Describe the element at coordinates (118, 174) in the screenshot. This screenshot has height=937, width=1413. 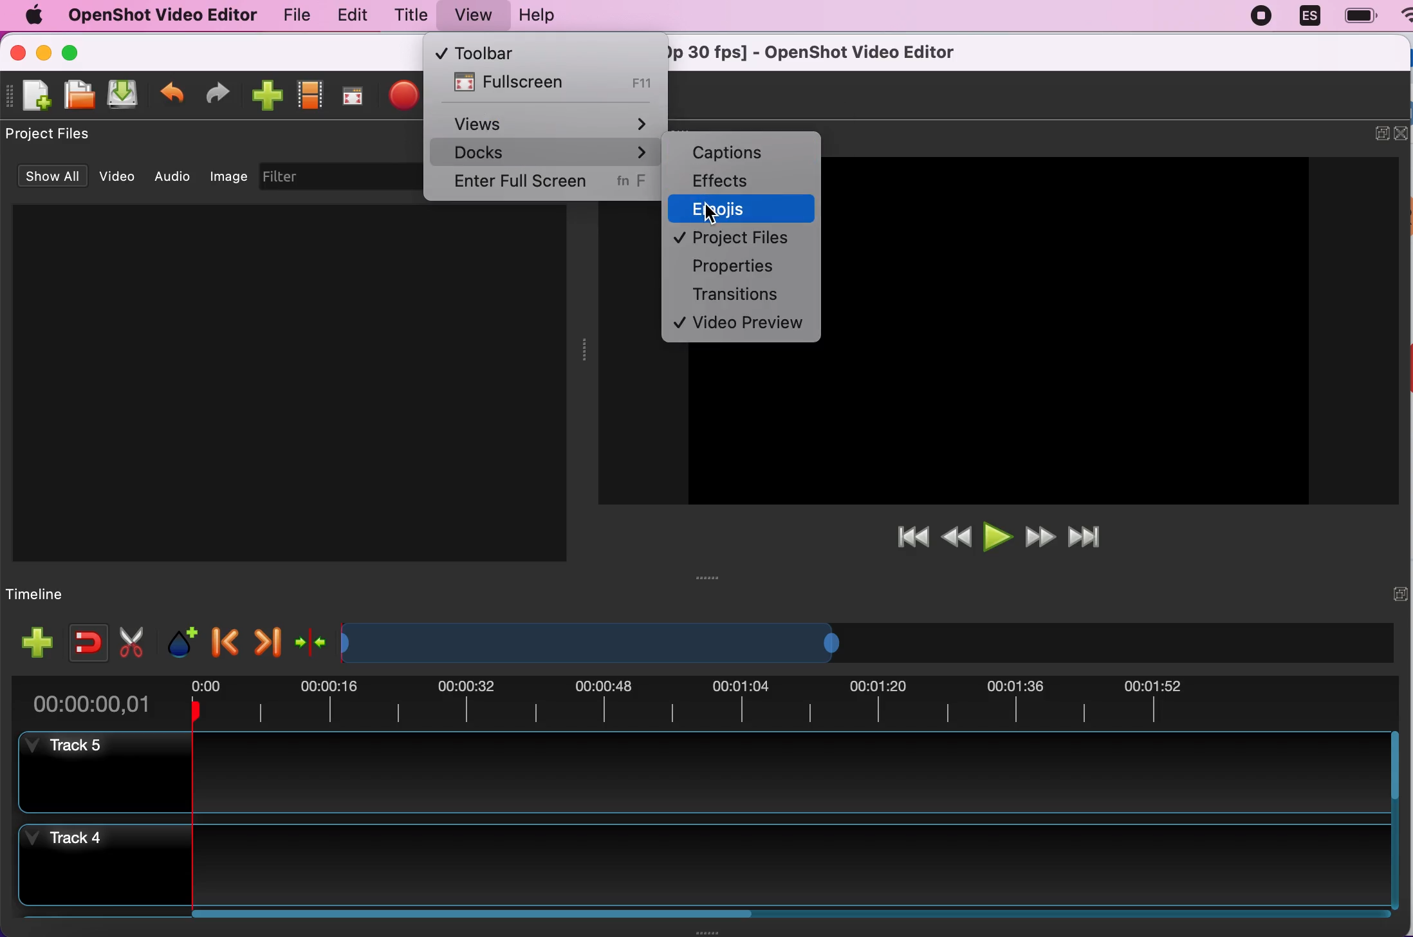
I see `video` at that location.